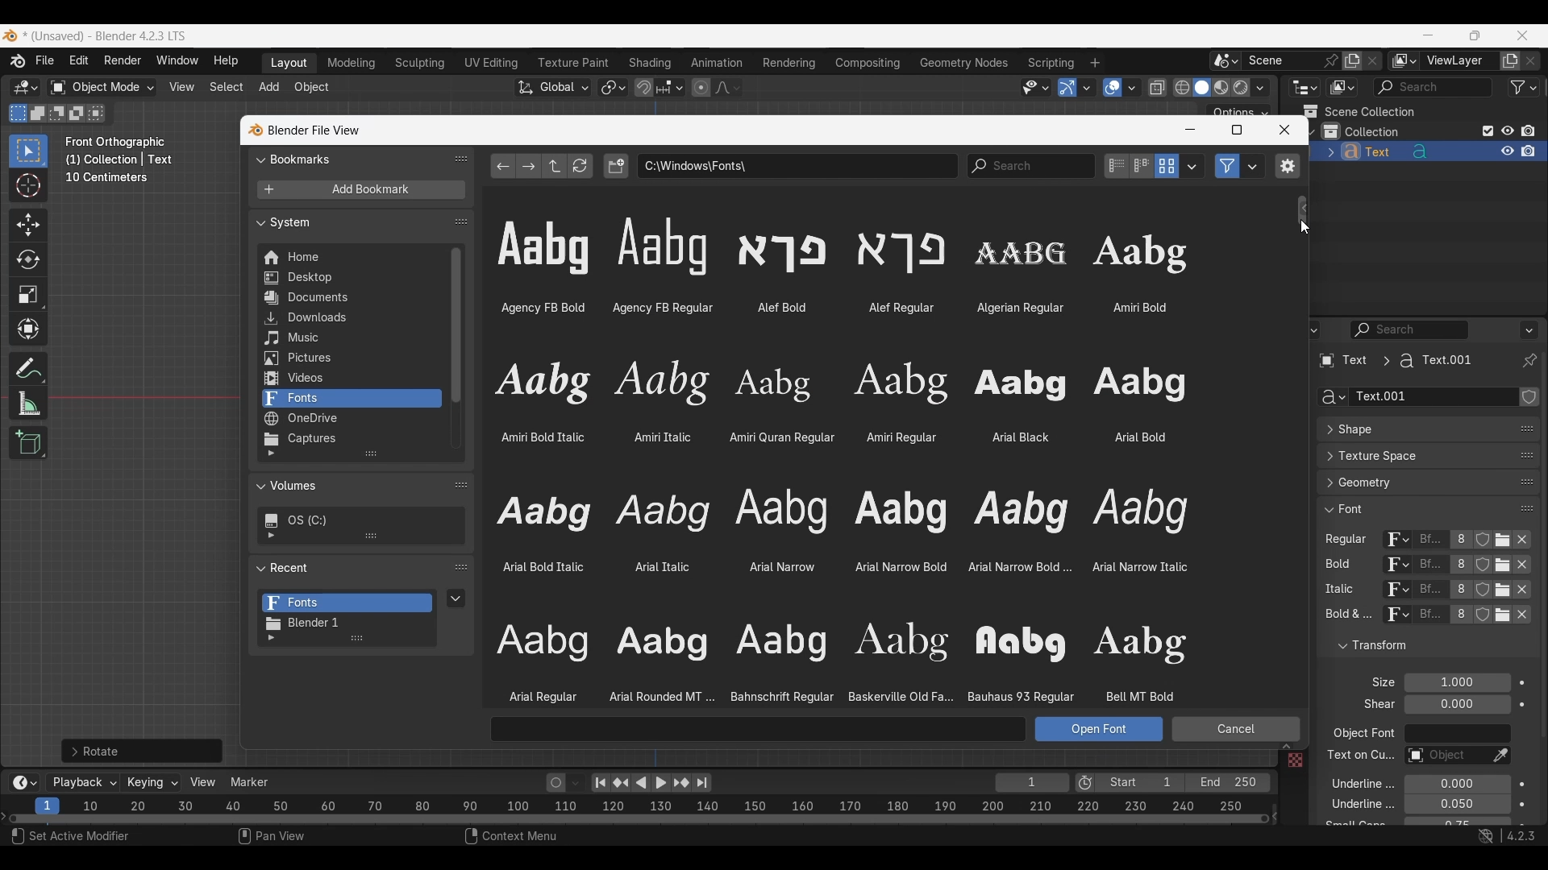  I want to click on underline, so click(1353, 783).